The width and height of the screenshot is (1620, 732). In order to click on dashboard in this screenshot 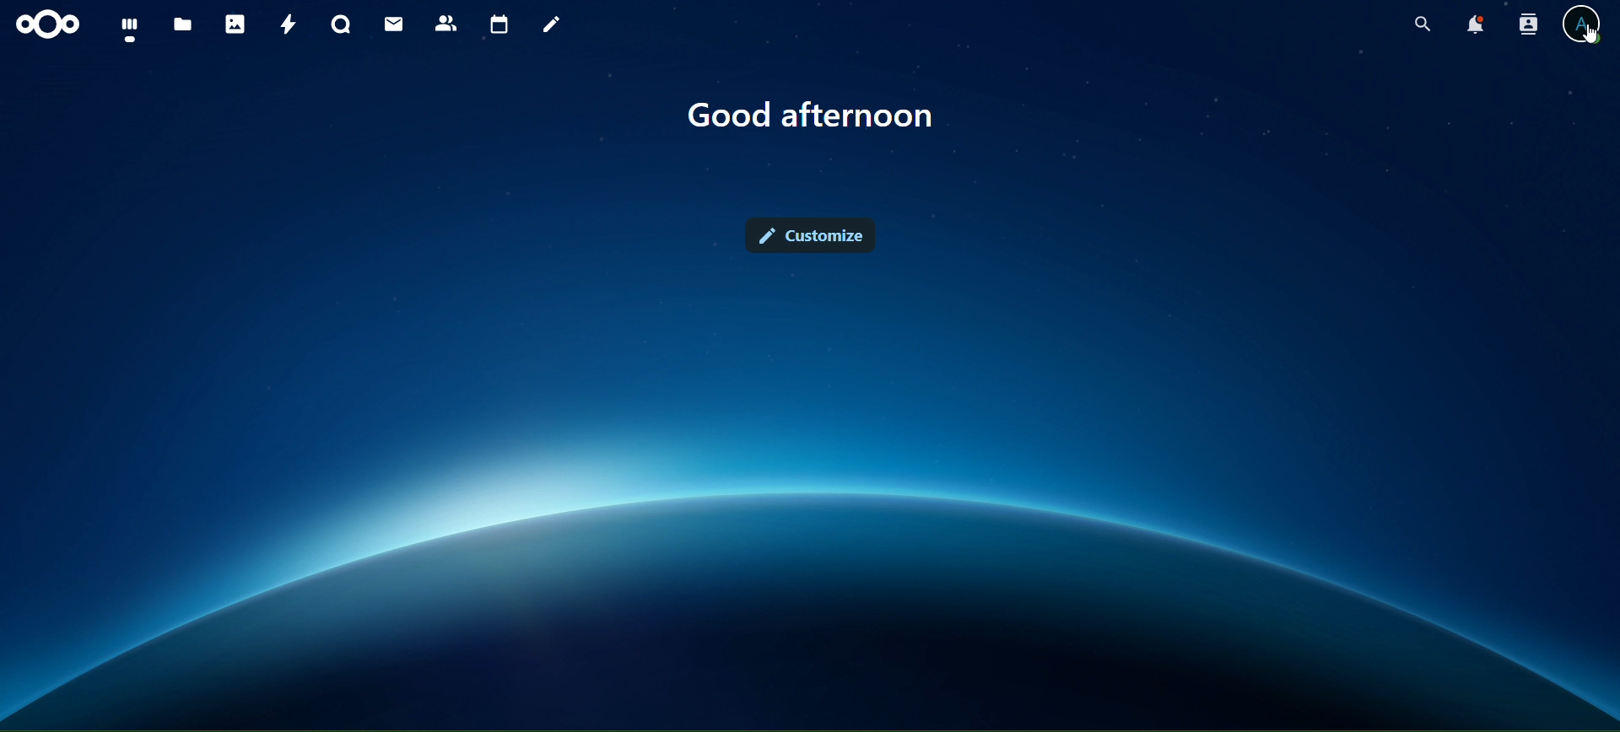, I will do `click(133, 30)`.